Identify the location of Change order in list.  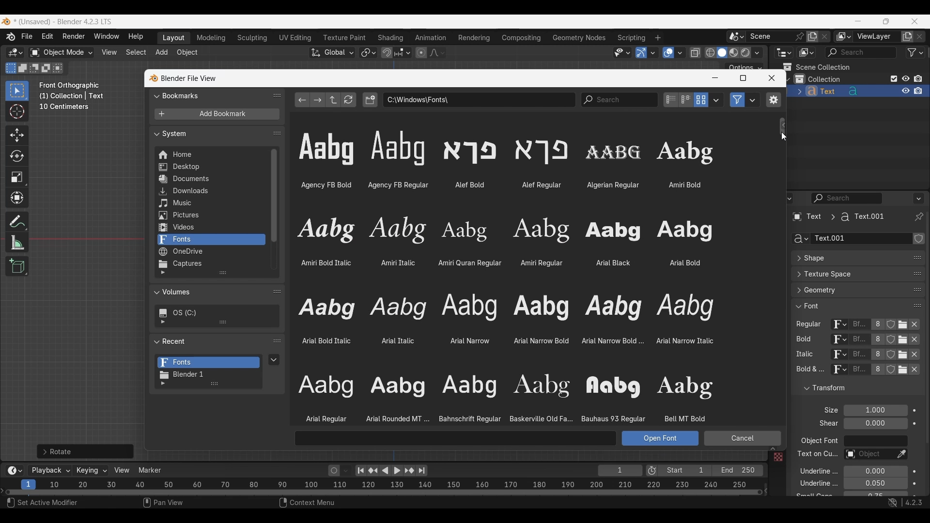
(277, 95).